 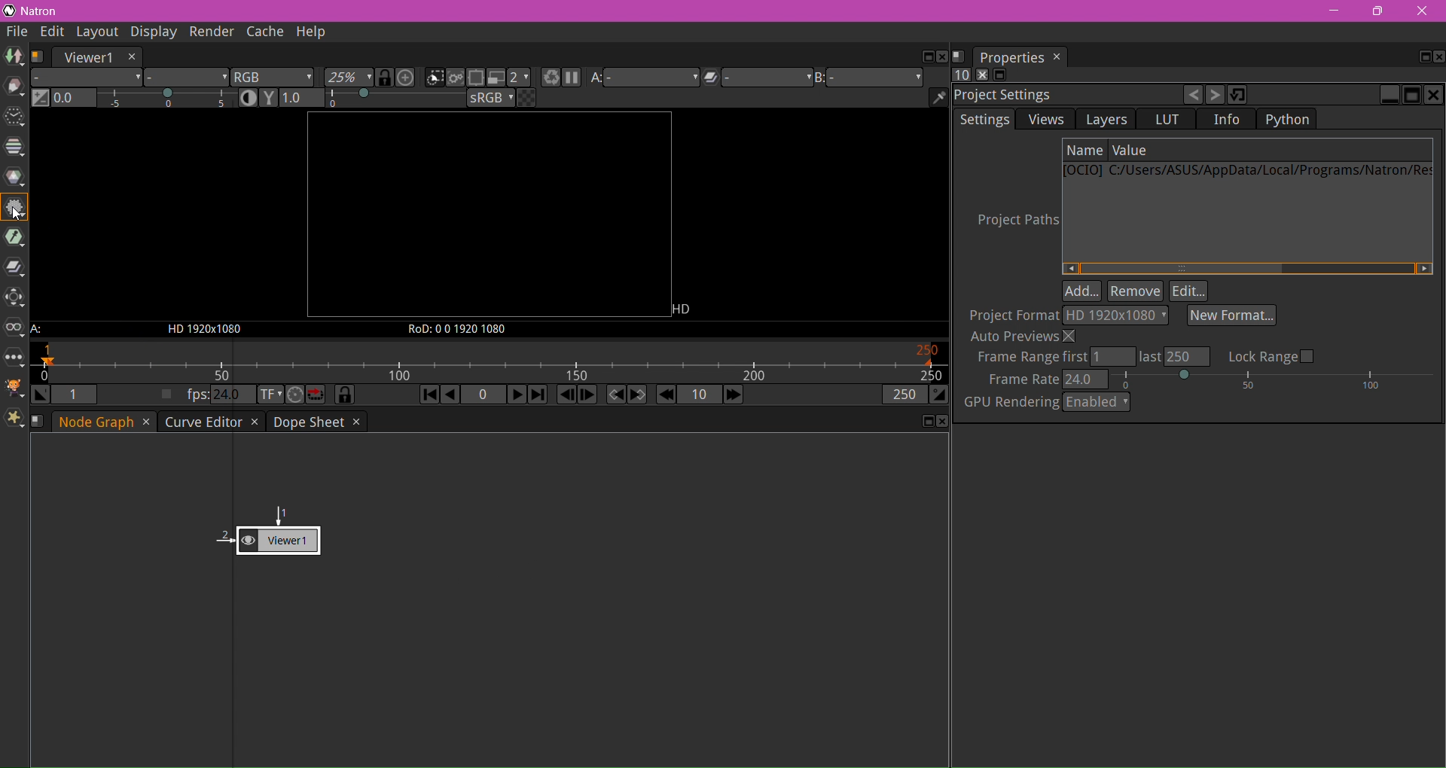 I want to click on When enabled, all the viewers will be synchronized to the sme portion of the image in the viewport, so click(x=386, y=78).